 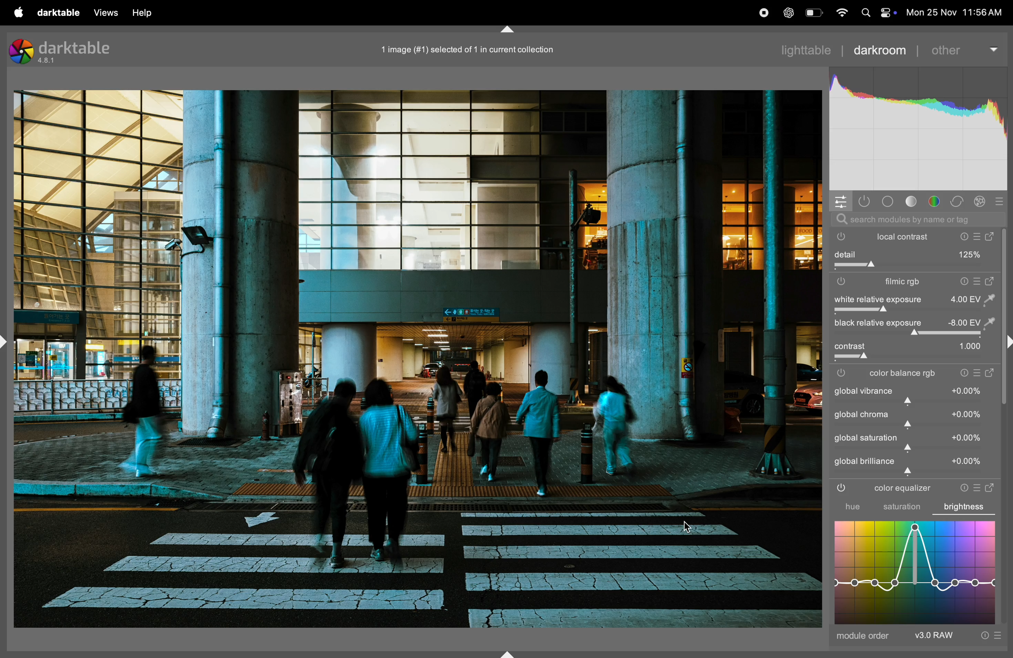 I want to click on filmic rgb switch off, so click(x=844, y=373).